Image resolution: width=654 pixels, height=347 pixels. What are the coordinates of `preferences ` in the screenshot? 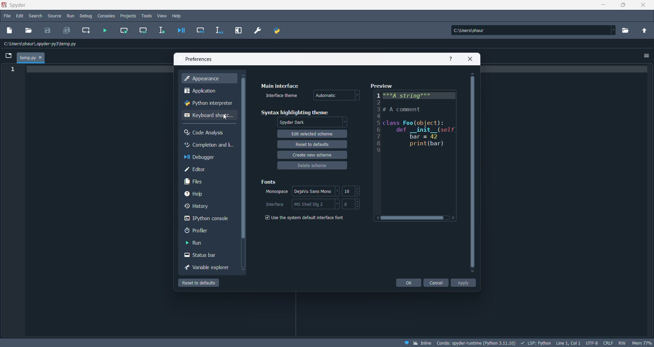 It's located at (201, 59).